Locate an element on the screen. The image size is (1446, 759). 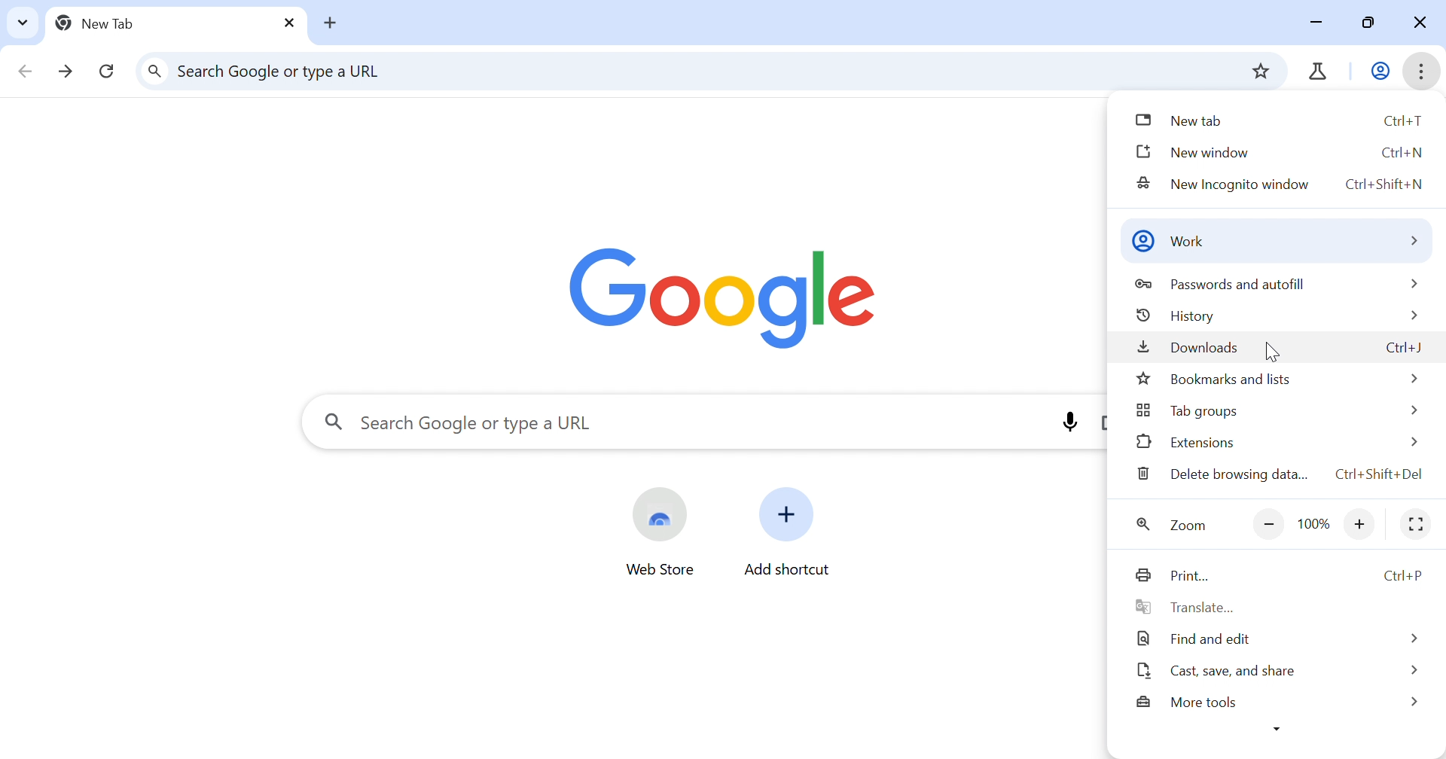
Ctrl+Shift+N is located at coordinates (1383, 185).